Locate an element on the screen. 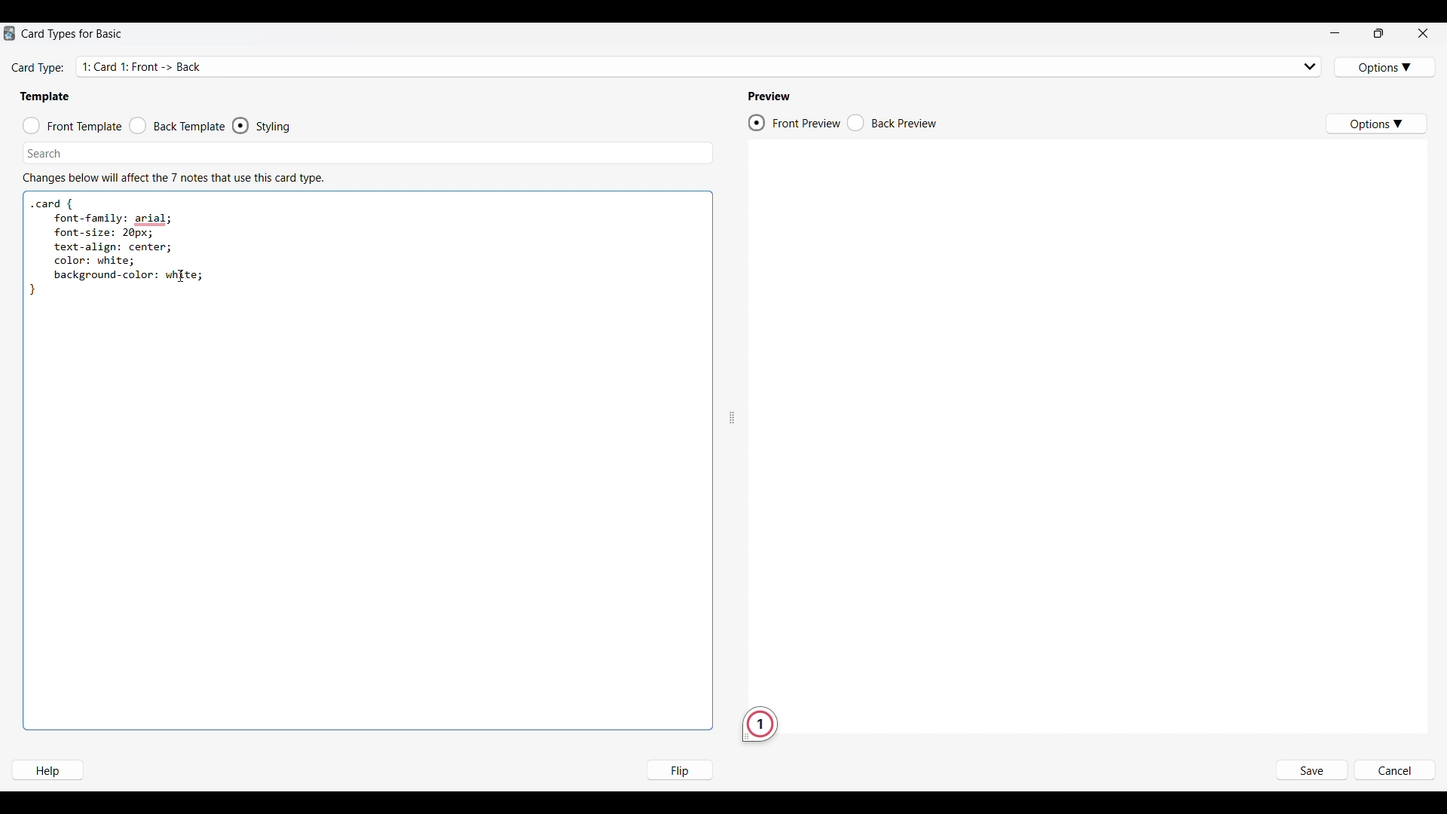  Indicates Preview section is located at coordinates (772, 96).